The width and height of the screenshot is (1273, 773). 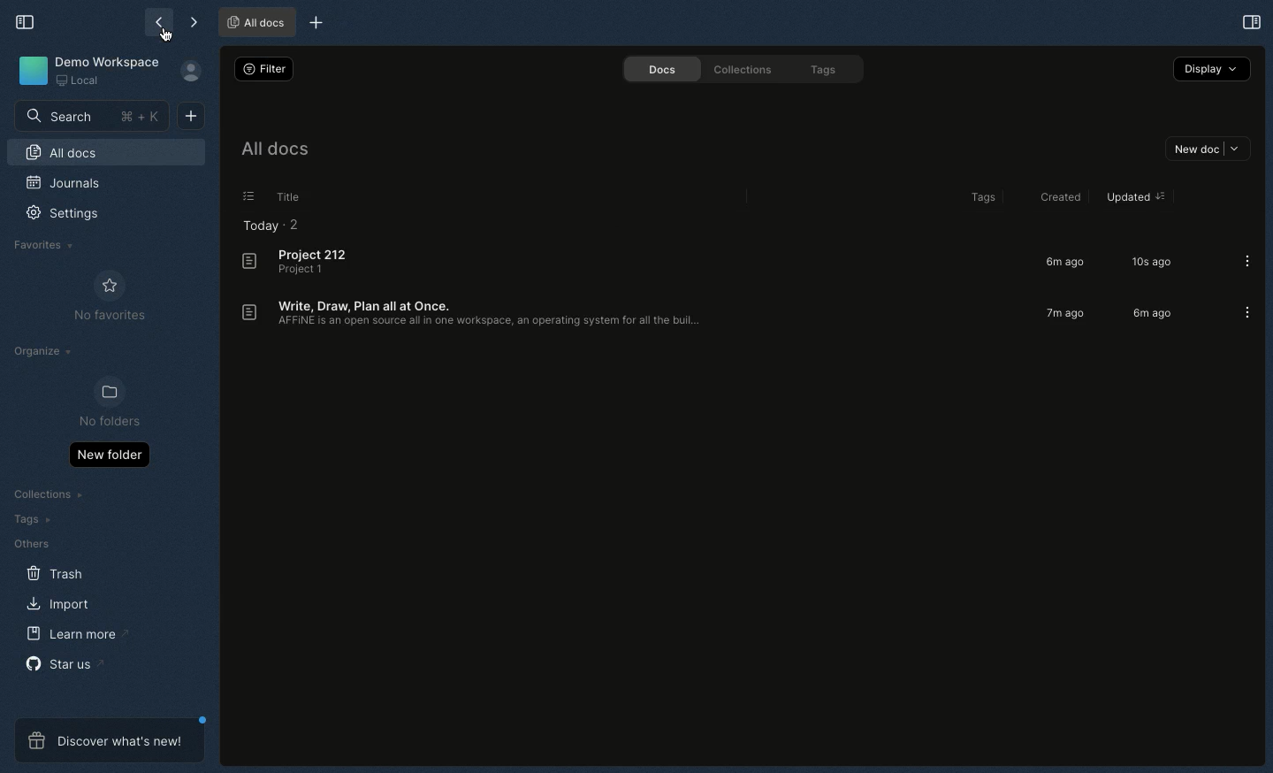 I want to click on Trash, so click(x=55, y=574).